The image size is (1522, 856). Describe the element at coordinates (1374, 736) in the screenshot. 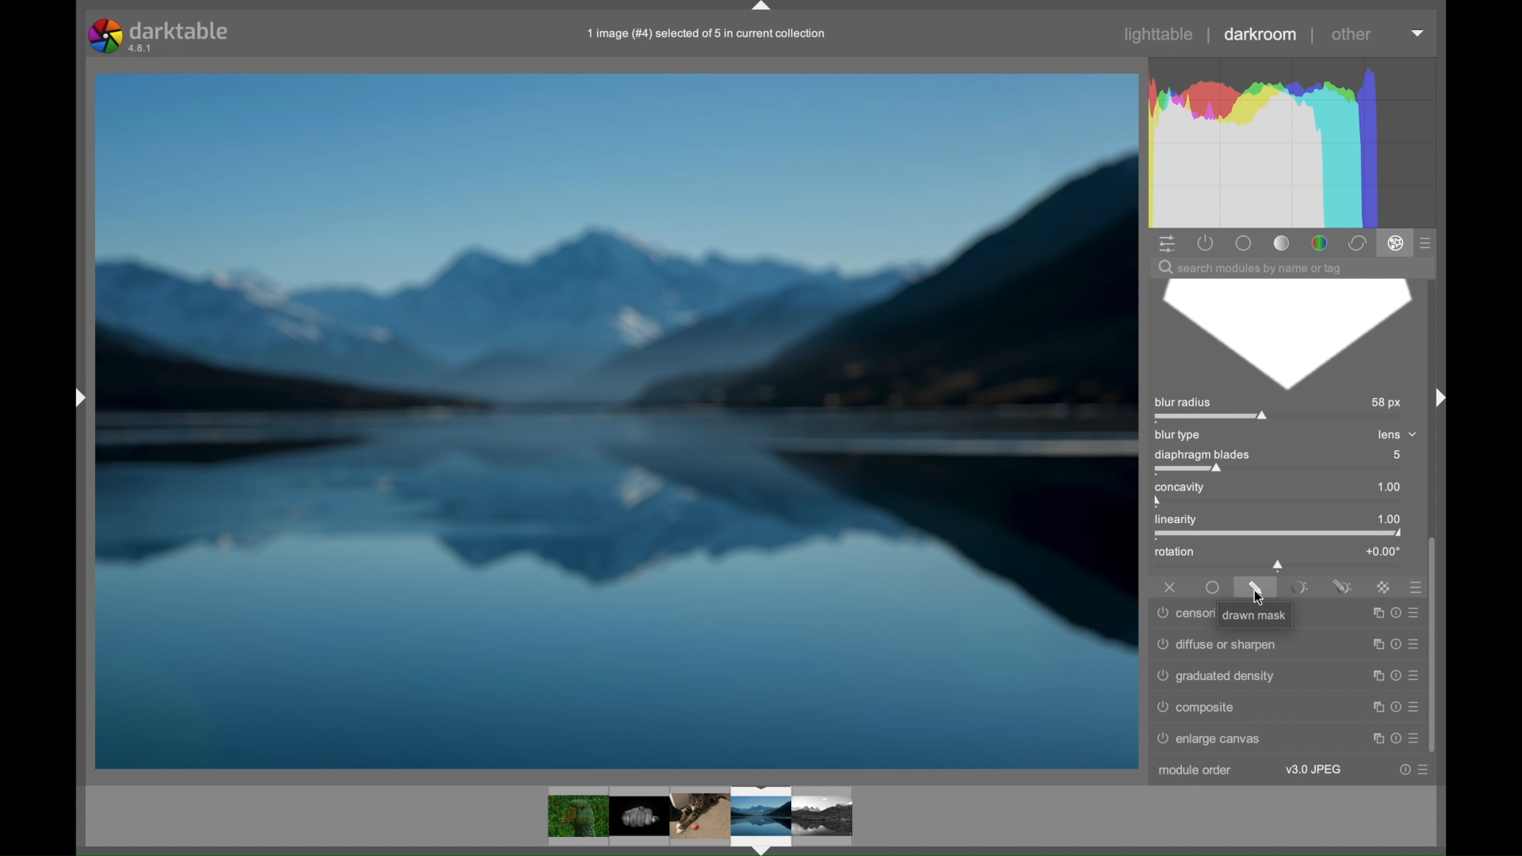

I see `maximize` at that location.